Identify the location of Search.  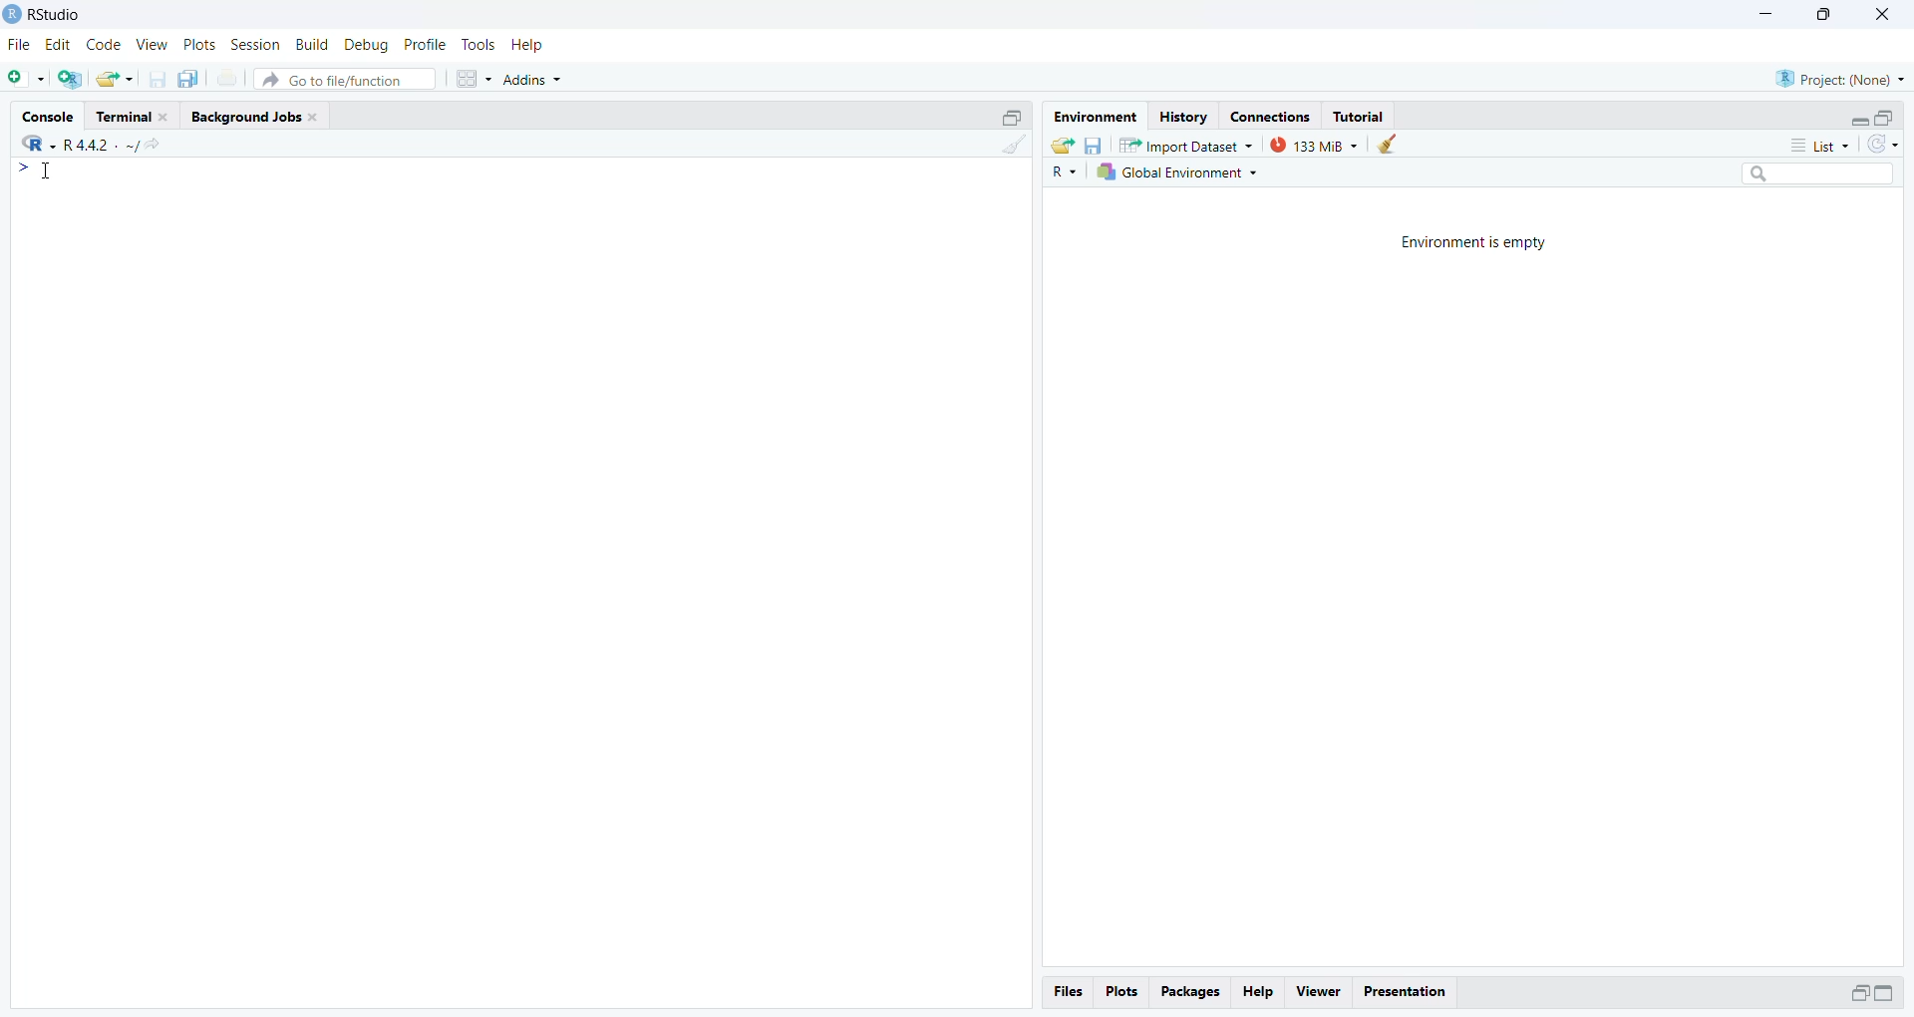
(1816, 175).